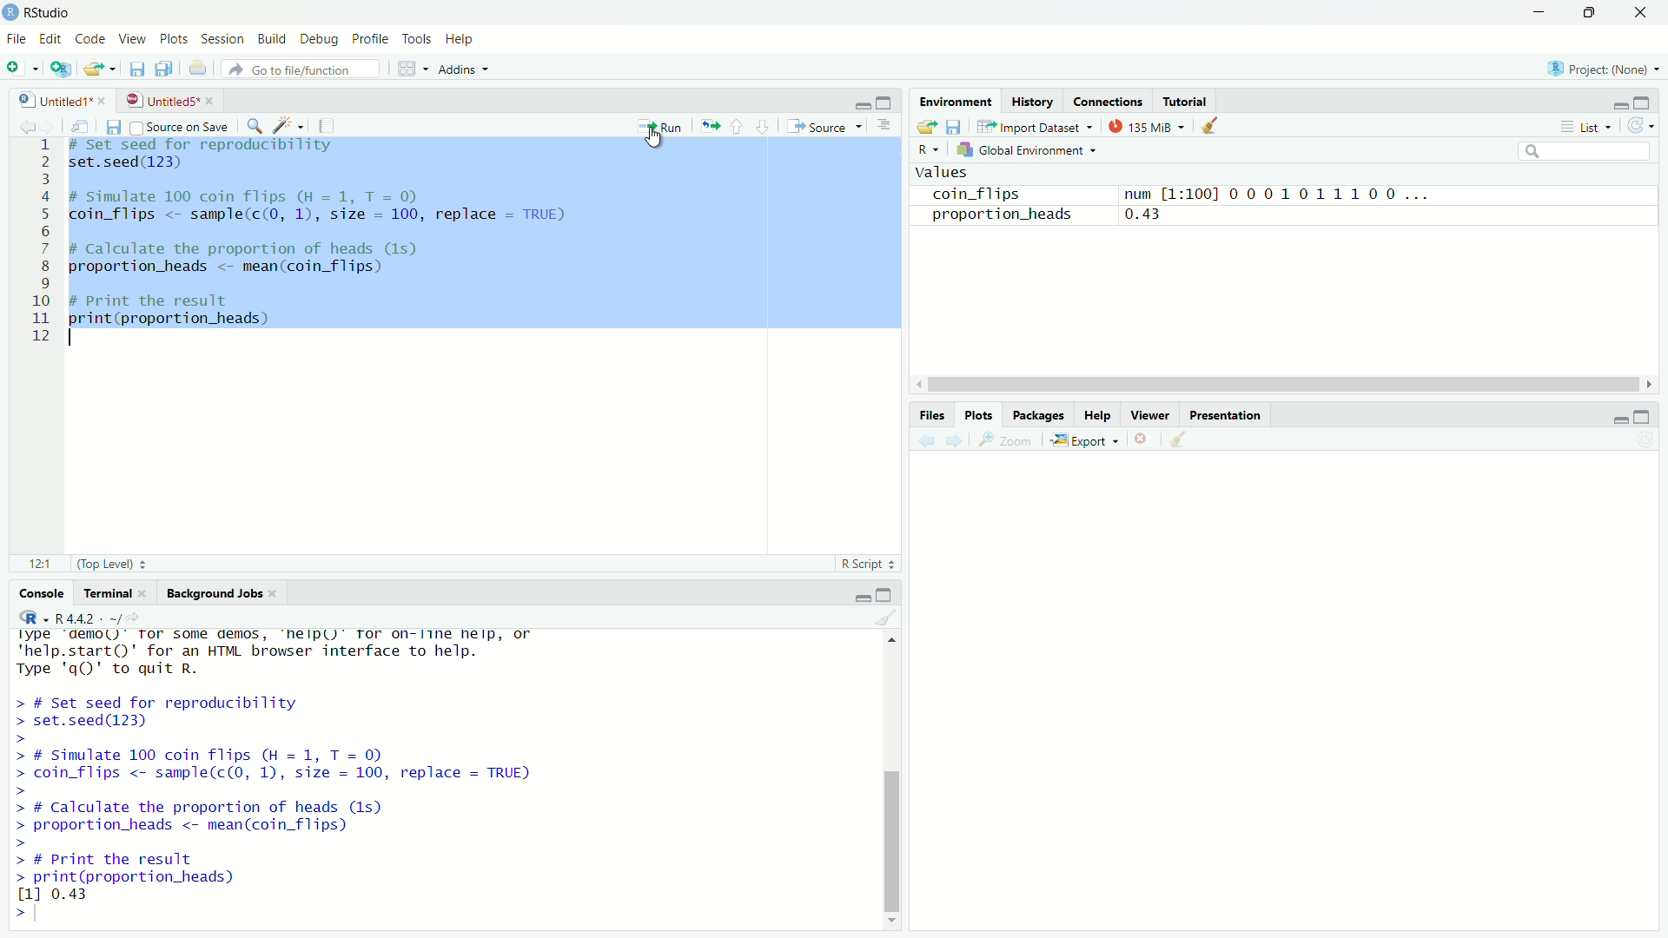 This screenshot has width=1668, height=938. I want to click on clear all plots, so click(1180, 441).